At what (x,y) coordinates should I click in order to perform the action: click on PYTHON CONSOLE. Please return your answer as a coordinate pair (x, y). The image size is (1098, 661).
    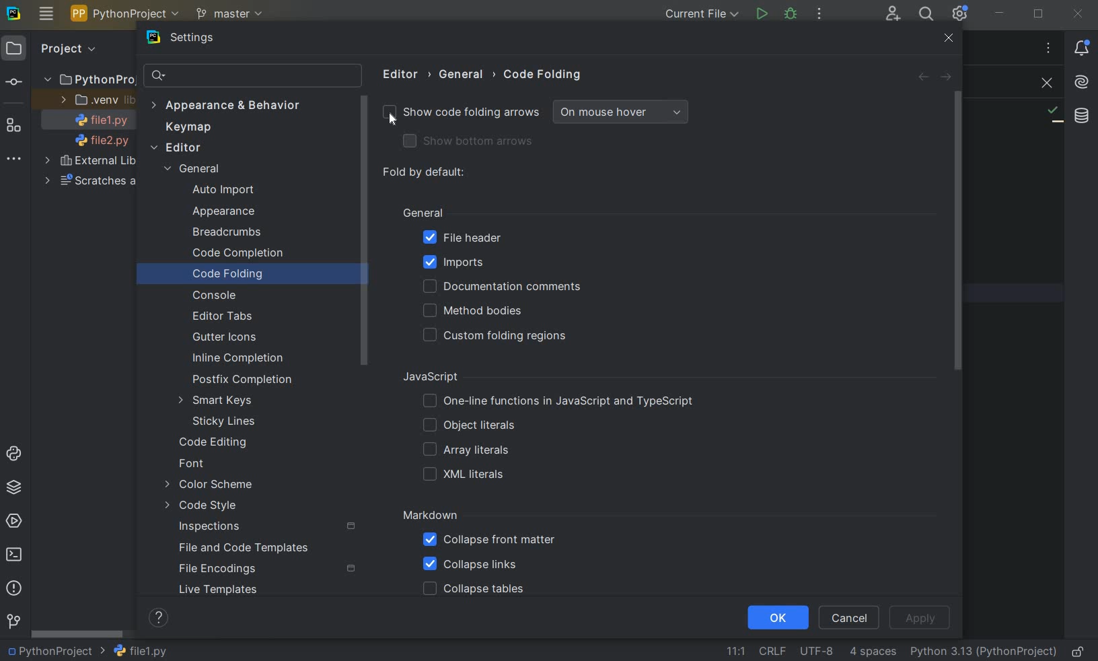
    Looking at the image, I should click on (15, 450).